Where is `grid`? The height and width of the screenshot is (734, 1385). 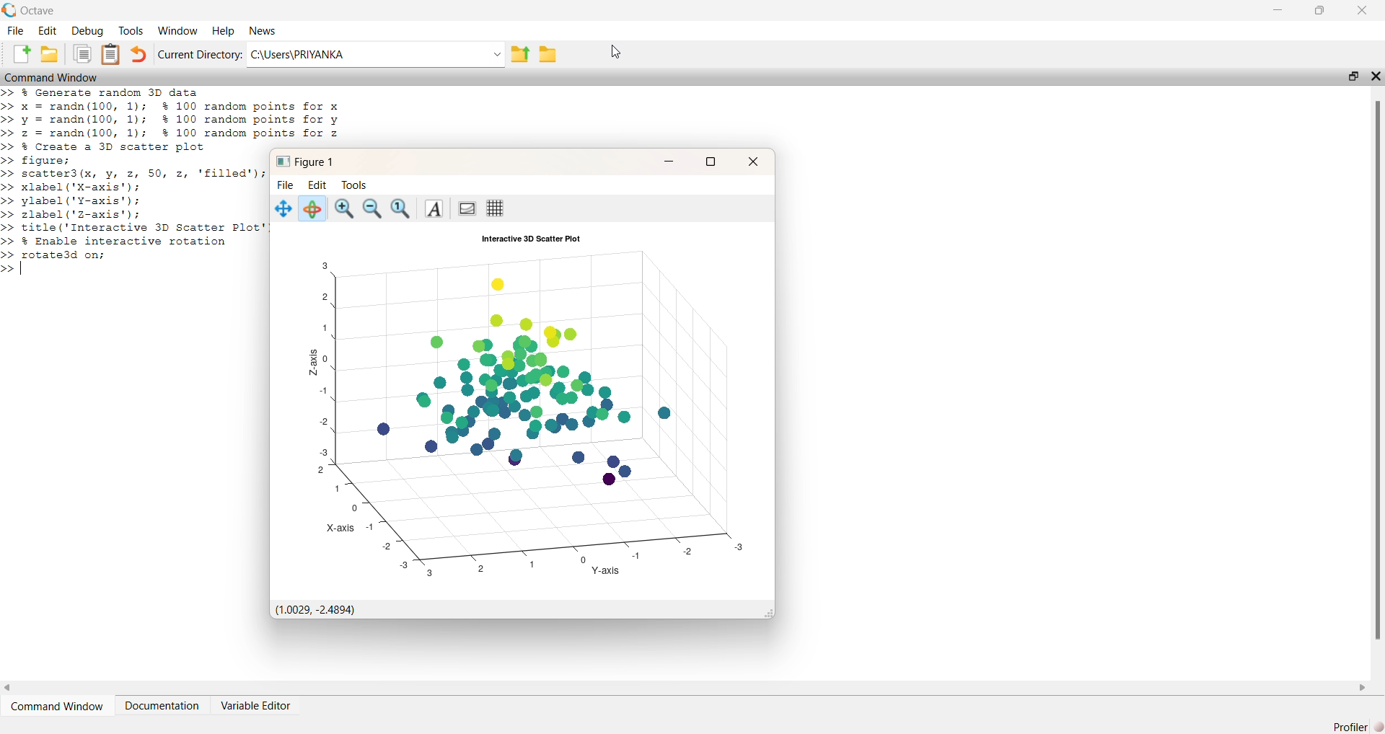 grid is located at coordinates (495, 208).